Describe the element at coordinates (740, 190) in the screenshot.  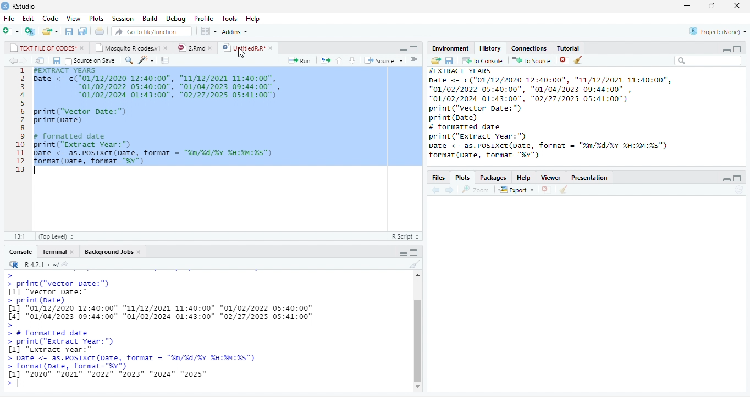
I see `refresh` at that location.